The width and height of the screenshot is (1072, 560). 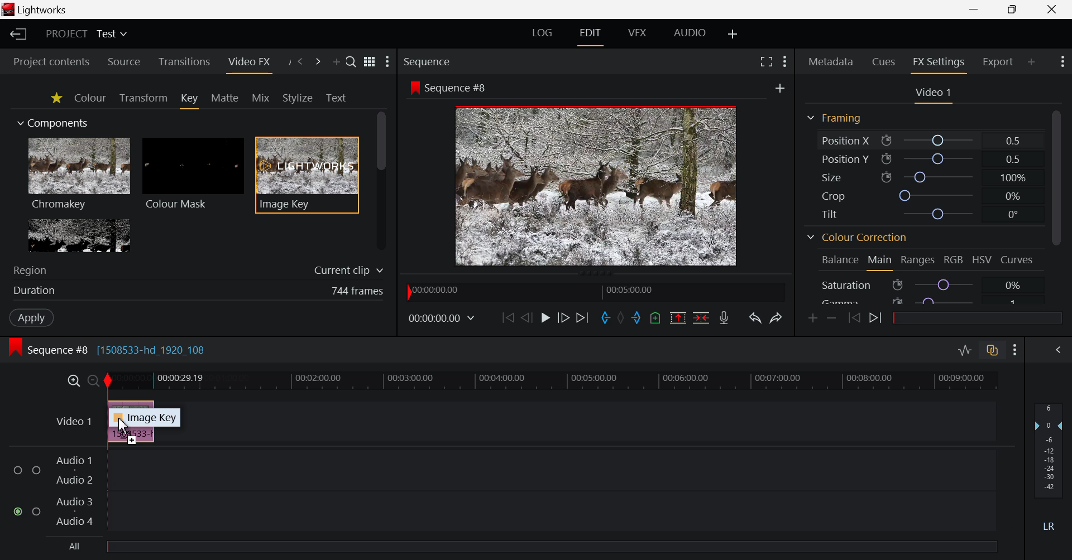 What do you see at coordinates (348, 269) in the screenshot?
I see `Current clip ` at bounding box center [348, 269].